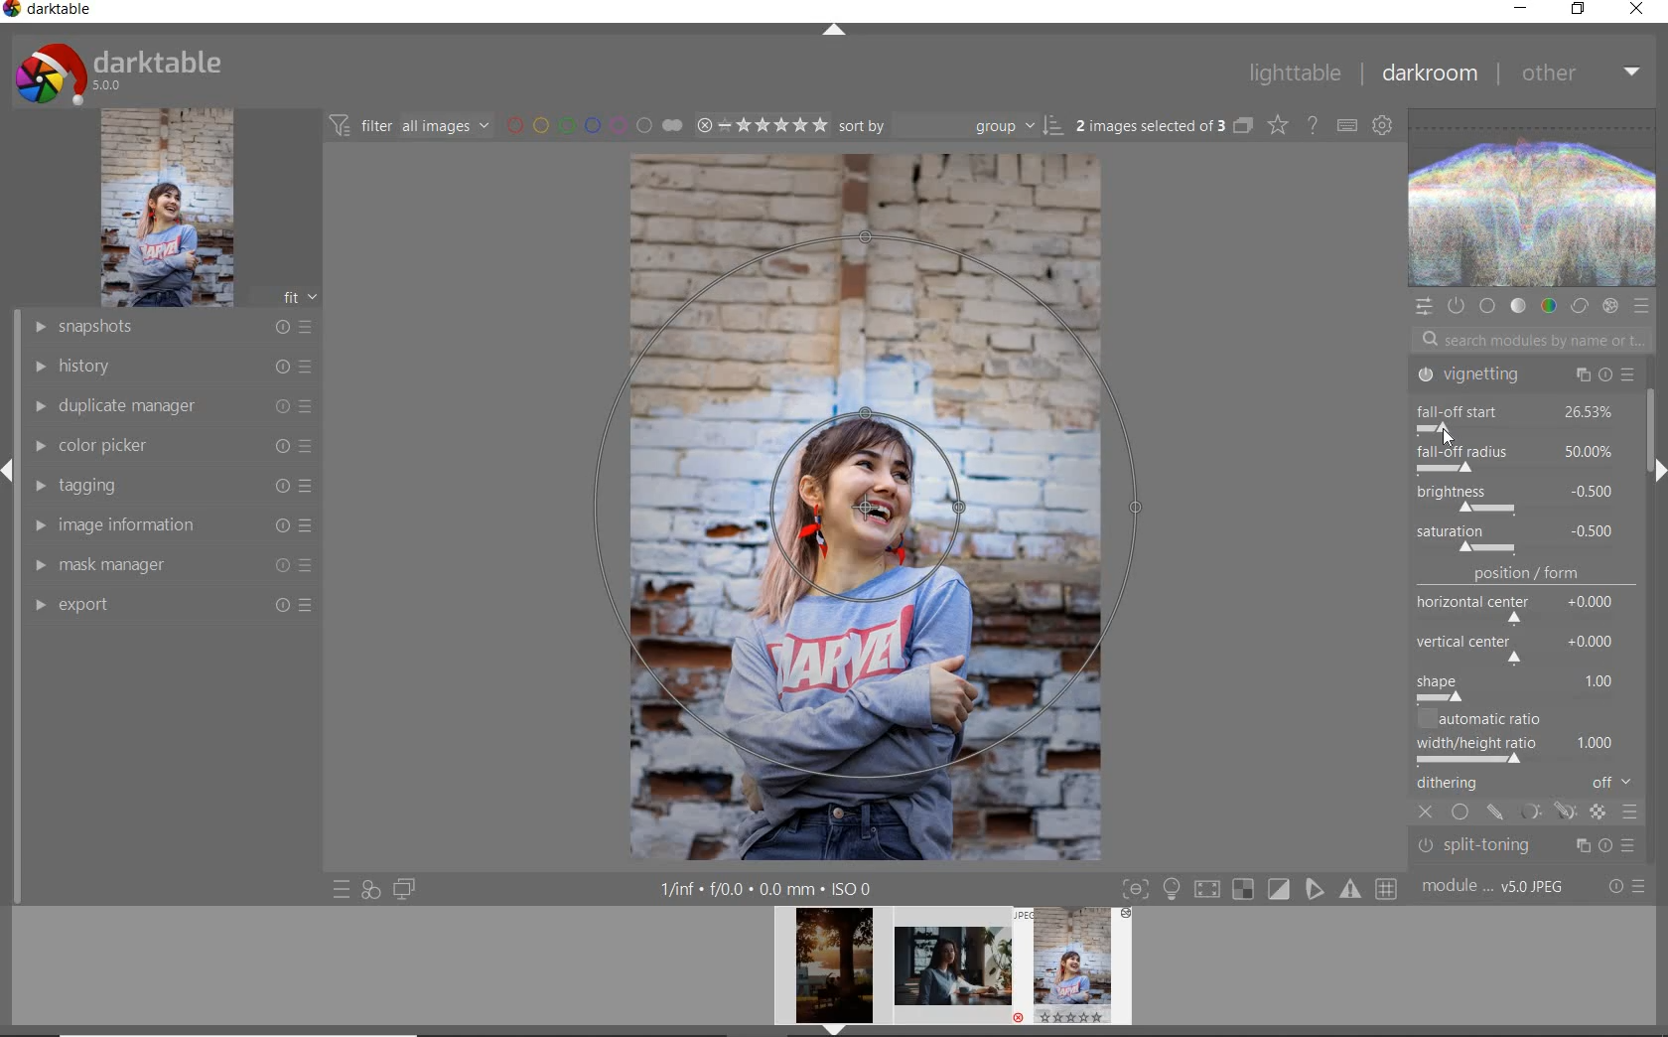 The width and height of the screenshot is (1668, 1037). Describe the element at coordinates (1495, 887) in the screenshot. I see `module order` at that location.